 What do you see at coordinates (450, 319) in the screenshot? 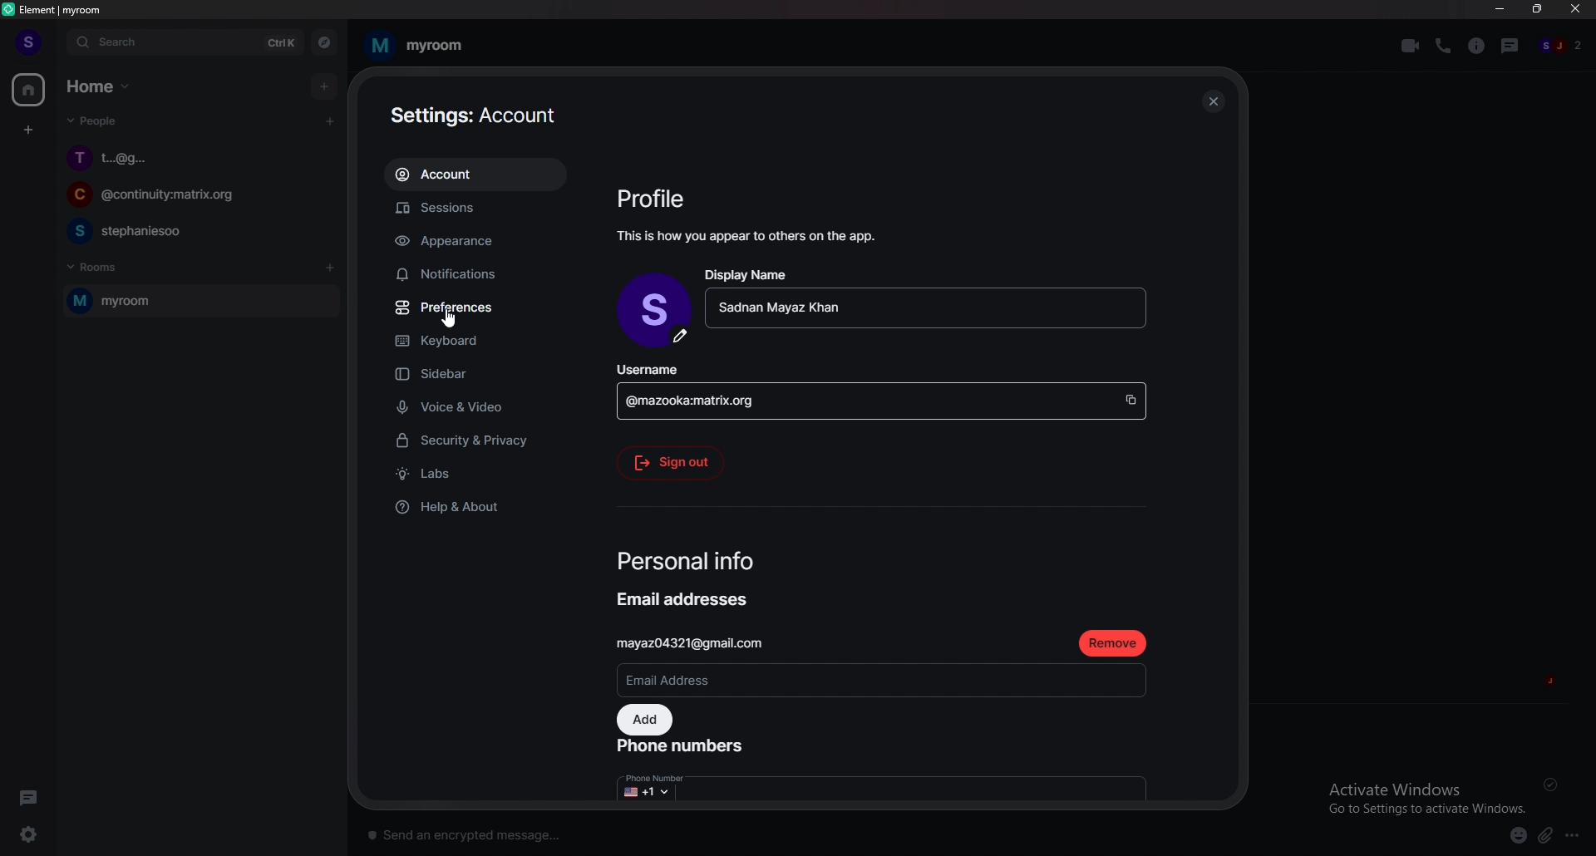
I see `` at bounding box center [450, 319].